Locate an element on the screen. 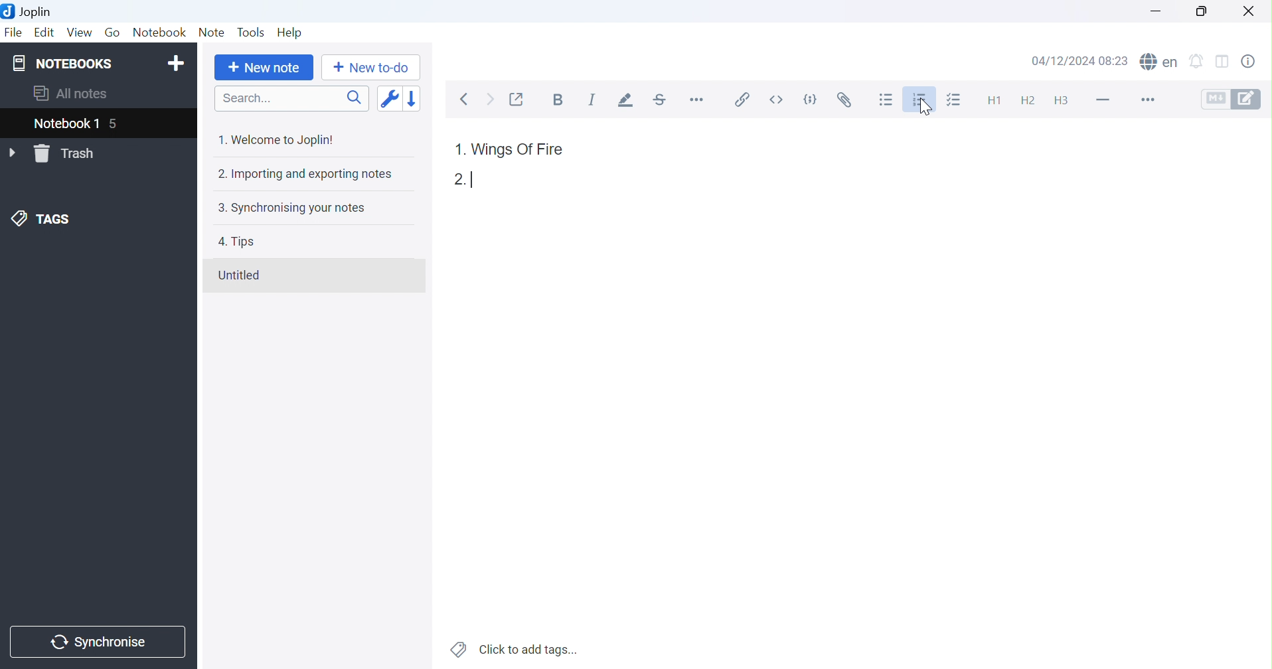  More is located at coordinates (1145, 100).